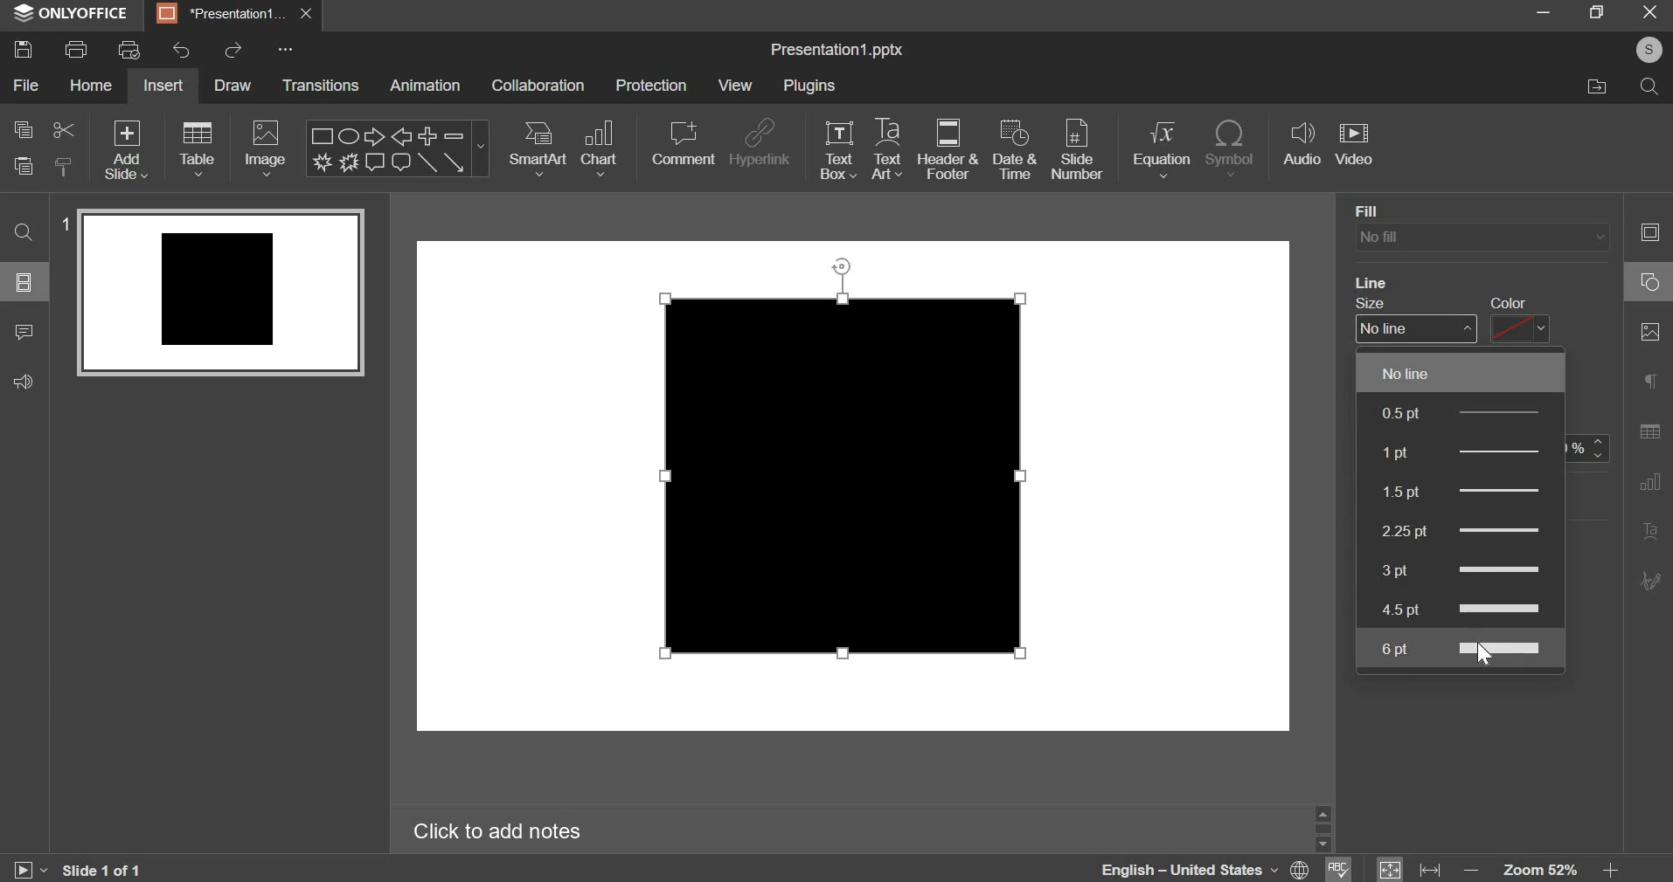 Image resolution: width=1673 pixels, height=882 pixels. I want to click on 0.5pt, so click(1466, 414).